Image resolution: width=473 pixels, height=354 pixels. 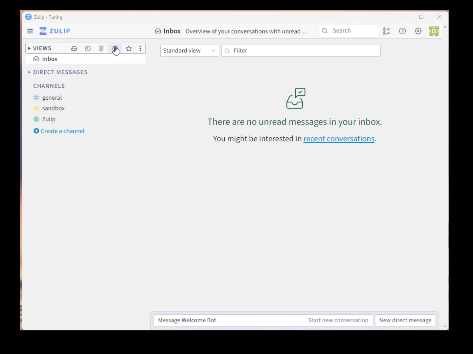 What do you see at coordinates (102, 49) in the screenshot?
I see `Merge` at bounding box center [102, 49].